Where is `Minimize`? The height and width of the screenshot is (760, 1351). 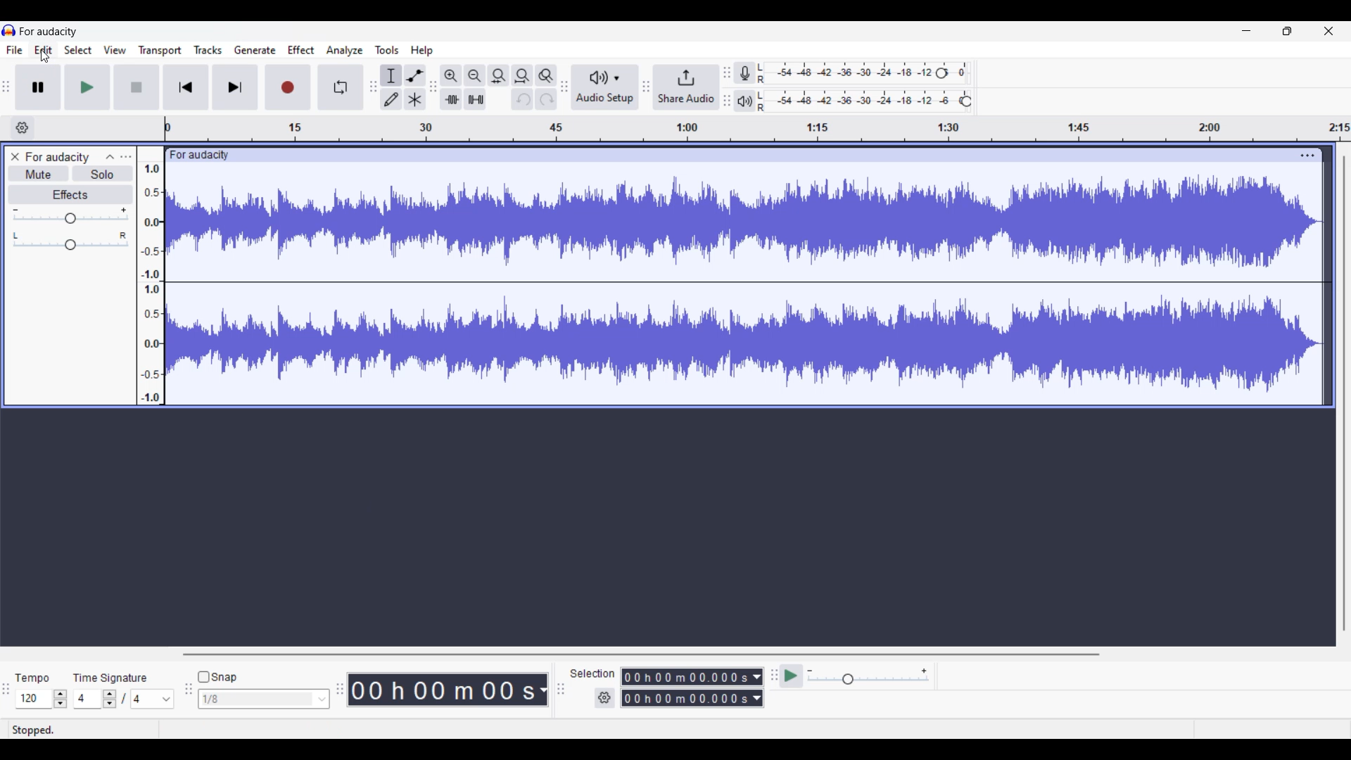
Minimize is located at coordinates (1247, 31).